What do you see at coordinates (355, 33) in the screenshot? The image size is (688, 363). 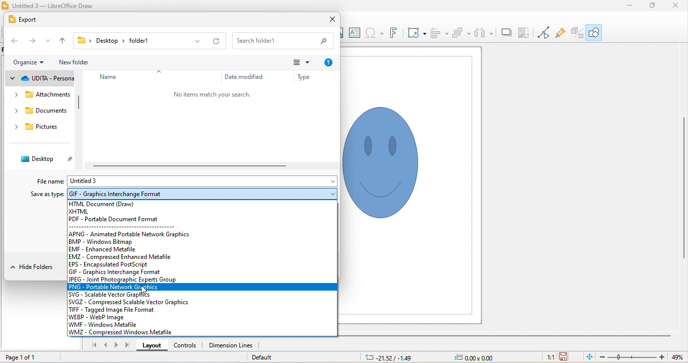 I see `textbox` at bounding box center [355, 33].